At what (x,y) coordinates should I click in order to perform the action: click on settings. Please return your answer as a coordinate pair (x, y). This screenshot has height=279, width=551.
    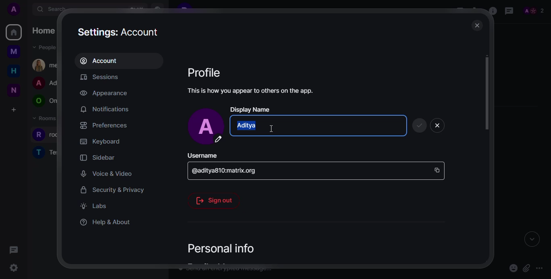
    Looking at the image, I should click on (120, 31).